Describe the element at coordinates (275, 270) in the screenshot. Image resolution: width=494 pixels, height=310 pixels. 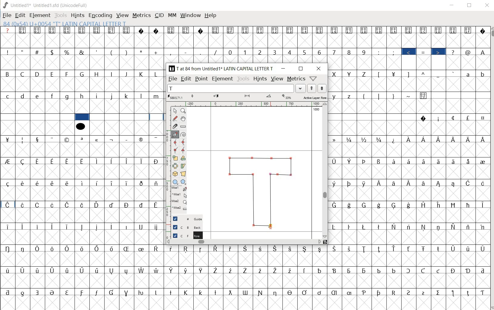
I see `Symbol` at that location.